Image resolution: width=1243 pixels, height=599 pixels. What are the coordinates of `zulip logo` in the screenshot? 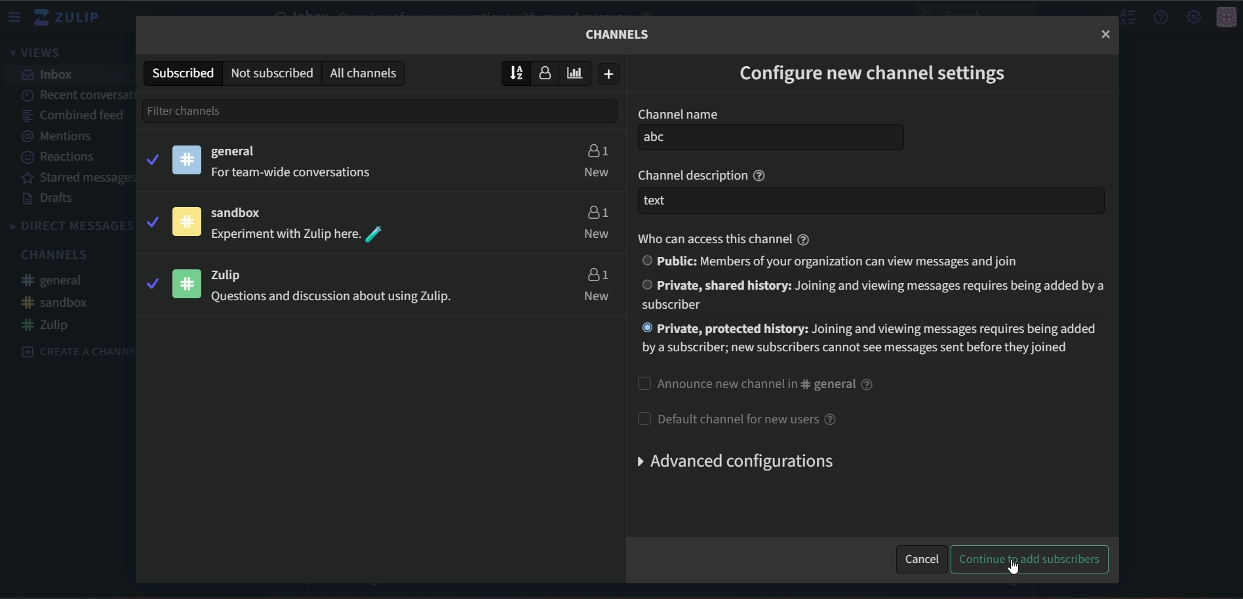 It's located at (71, 18).